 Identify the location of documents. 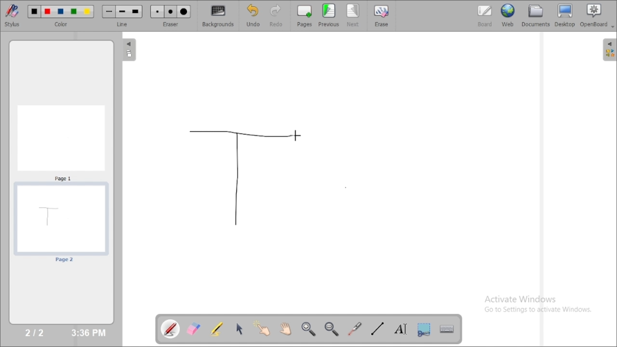
(535, 15).